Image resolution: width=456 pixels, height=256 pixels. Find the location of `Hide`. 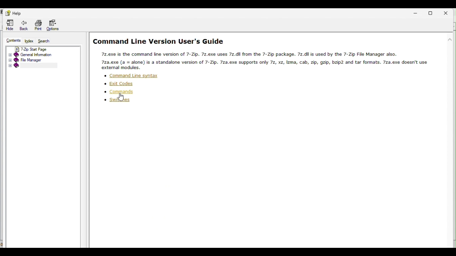

Hide is located at coordinates (10, 26).